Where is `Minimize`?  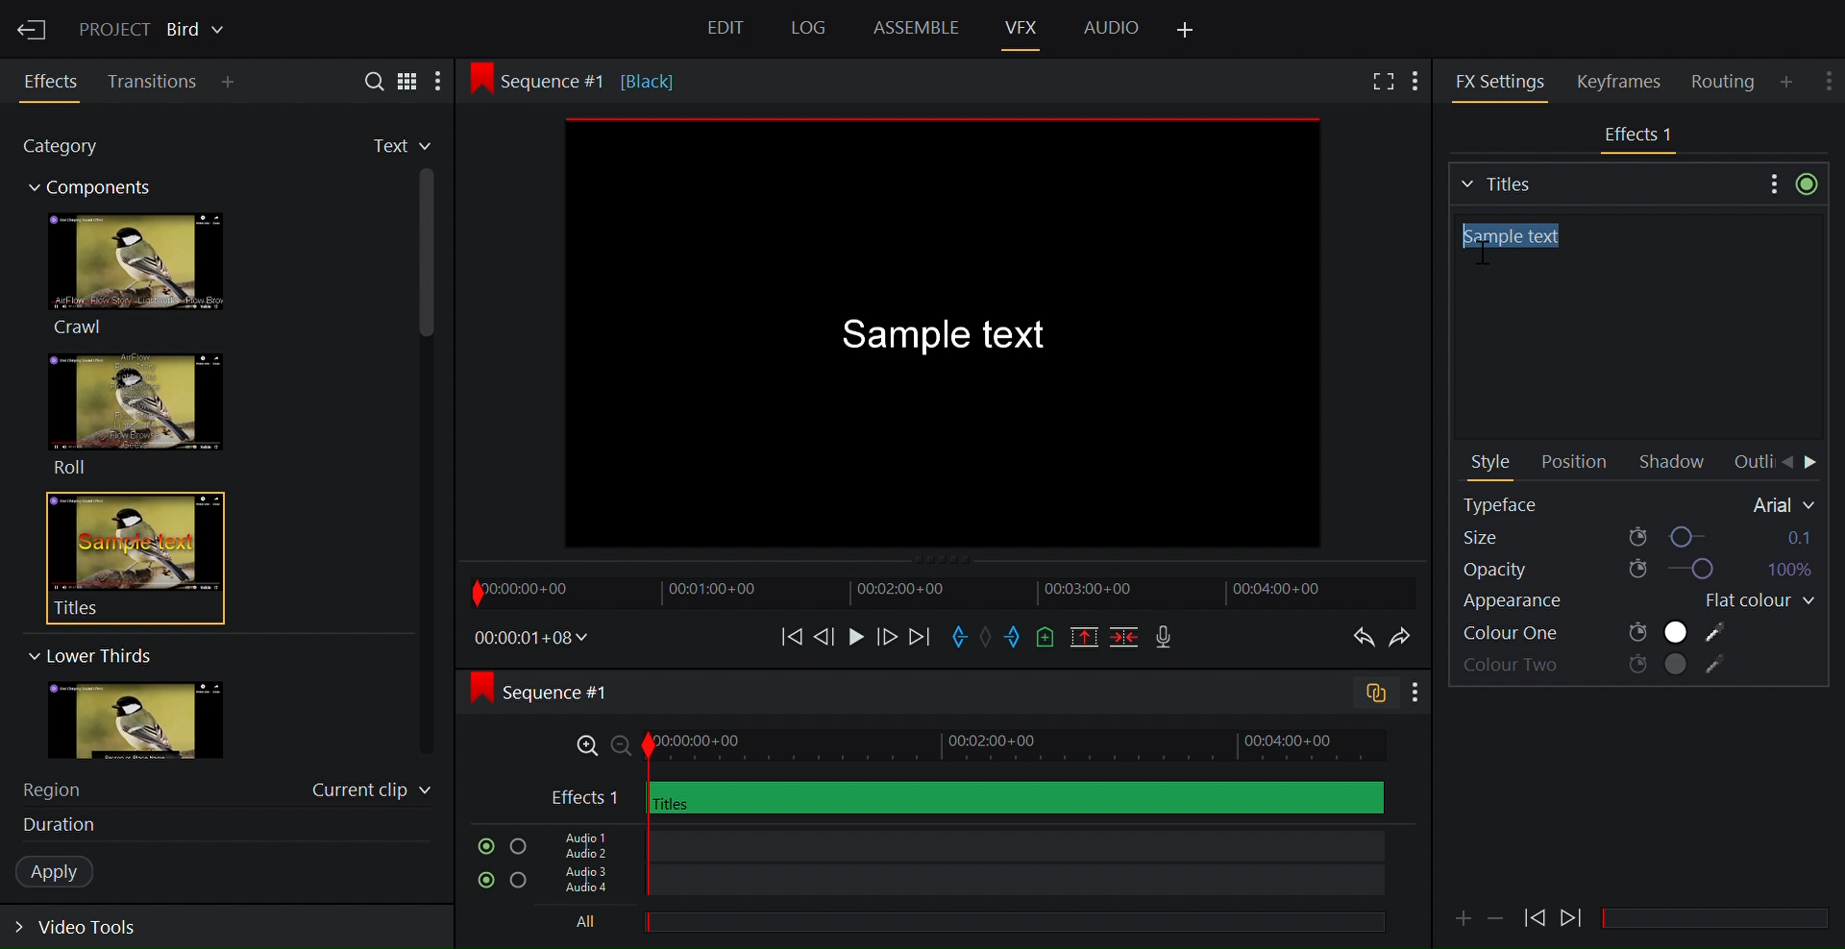
Minimize is located at coordinates (1497, 916).